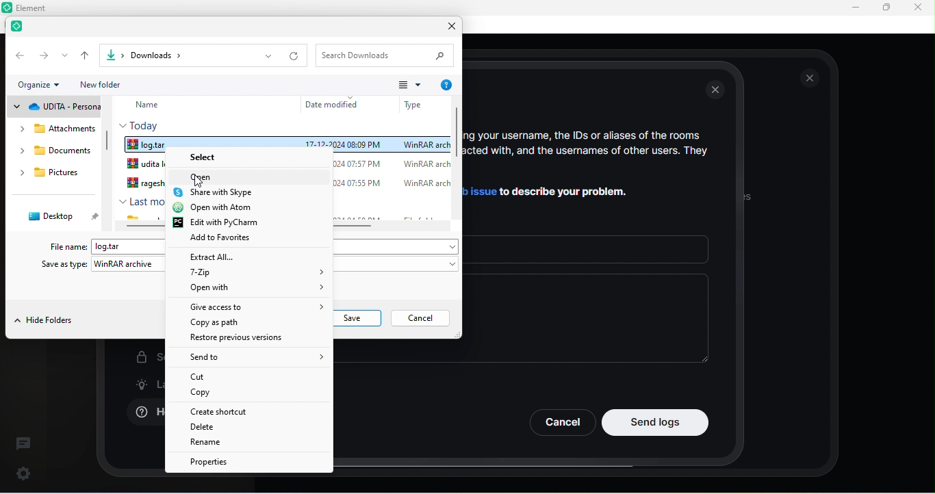 The image size is (935, 494). I want to click on maximize, so click(886, 8).